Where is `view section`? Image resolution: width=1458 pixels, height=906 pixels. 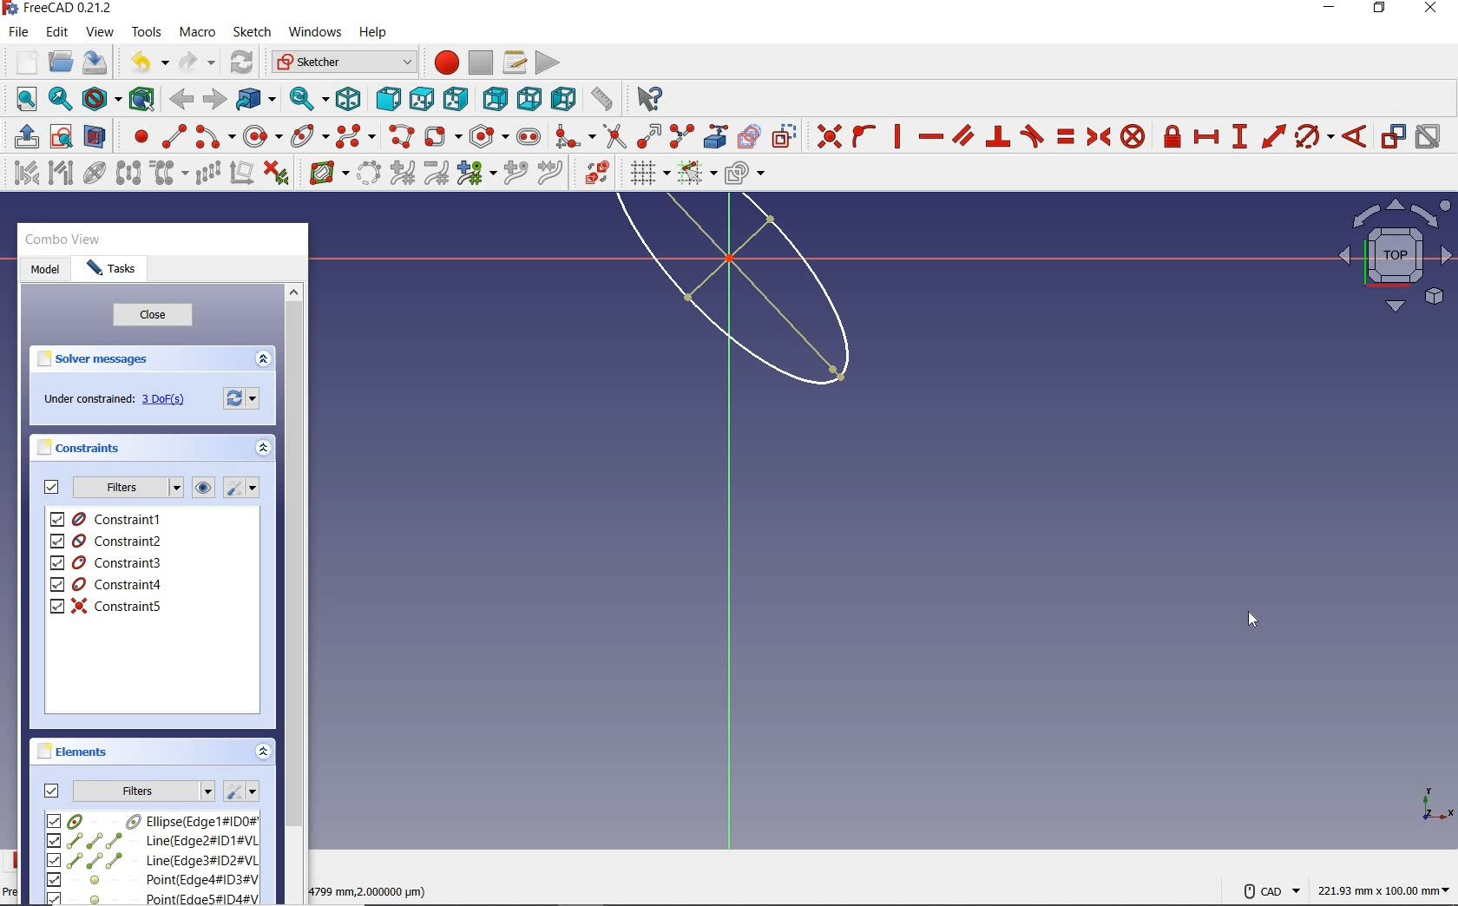 view section is located at coordinates (98, 136).